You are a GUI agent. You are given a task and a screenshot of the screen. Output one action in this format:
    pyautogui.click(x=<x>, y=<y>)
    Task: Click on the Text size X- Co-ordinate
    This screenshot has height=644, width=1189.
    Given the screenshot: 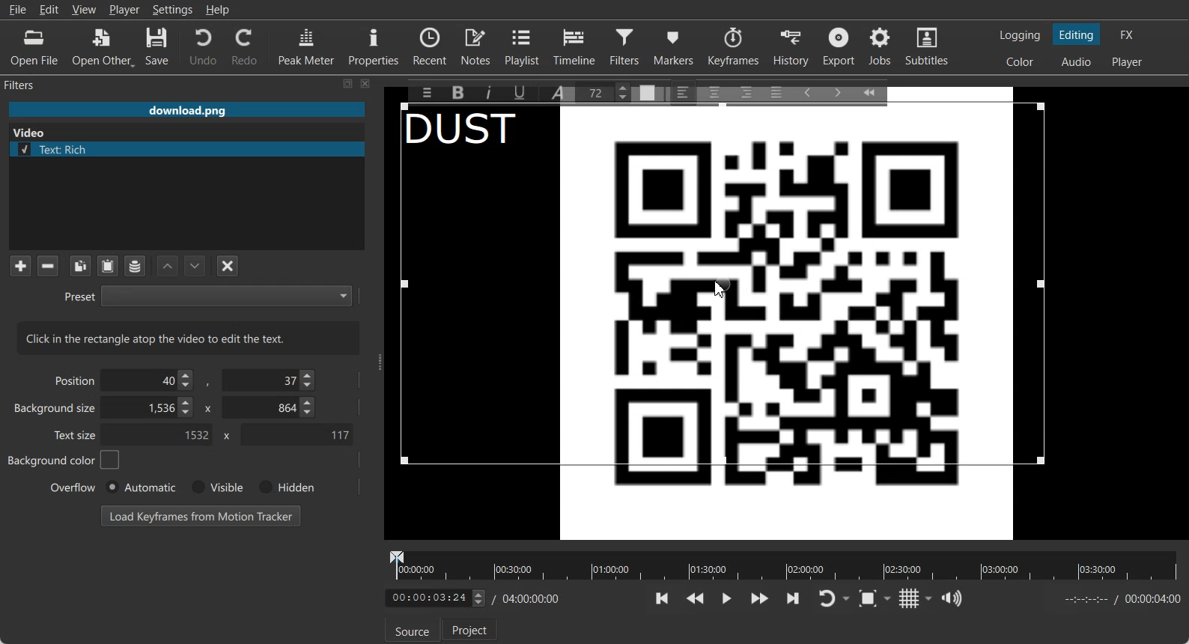 What is the action you would take?
    pyautogui.click(x=162, y=436)
    